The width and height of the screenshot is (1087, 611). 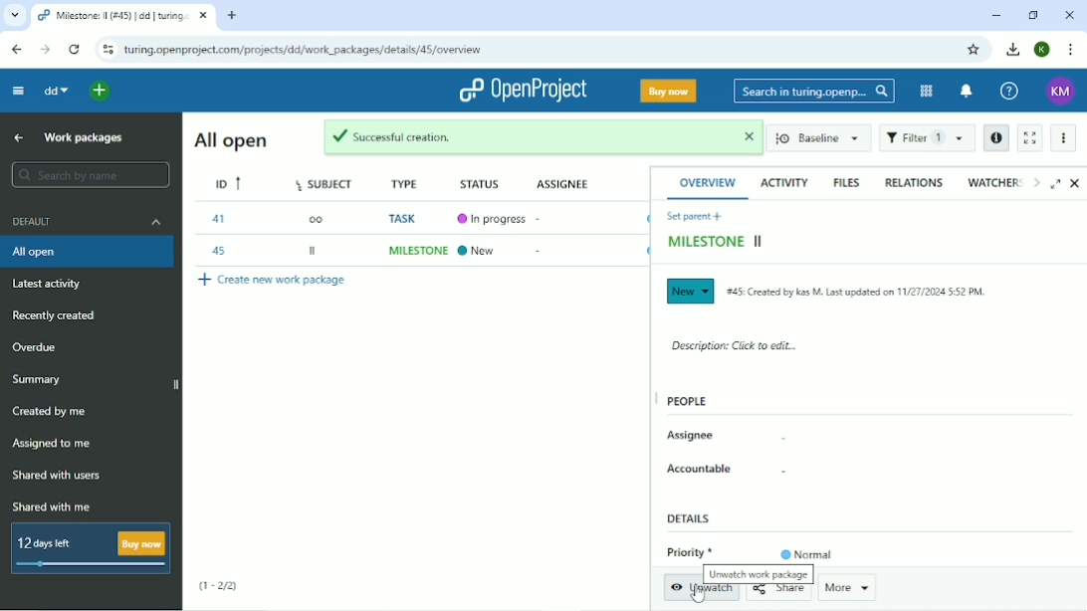 What do you see at coordinates (995, 17) in the screenshot?
I see `Minimize` at bounding box center [995, 17].